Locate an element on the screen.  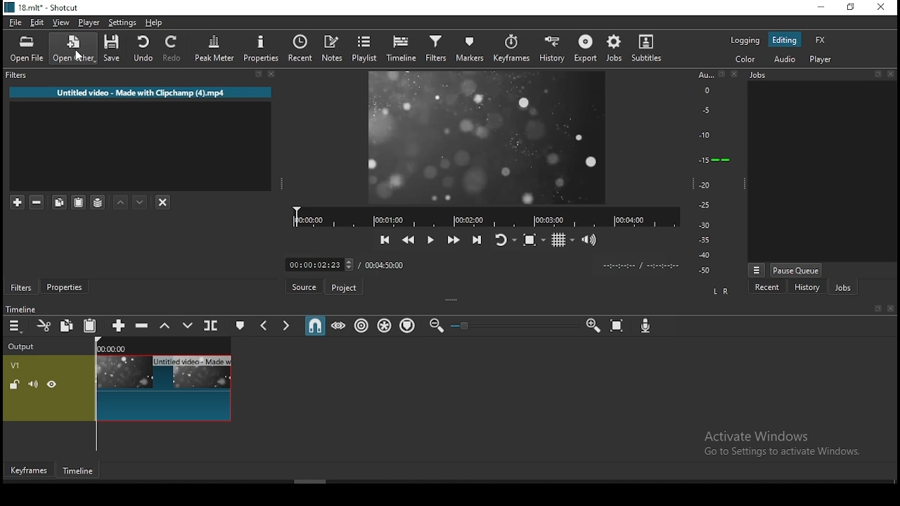
bookmark is located at coordinates (877, 309).